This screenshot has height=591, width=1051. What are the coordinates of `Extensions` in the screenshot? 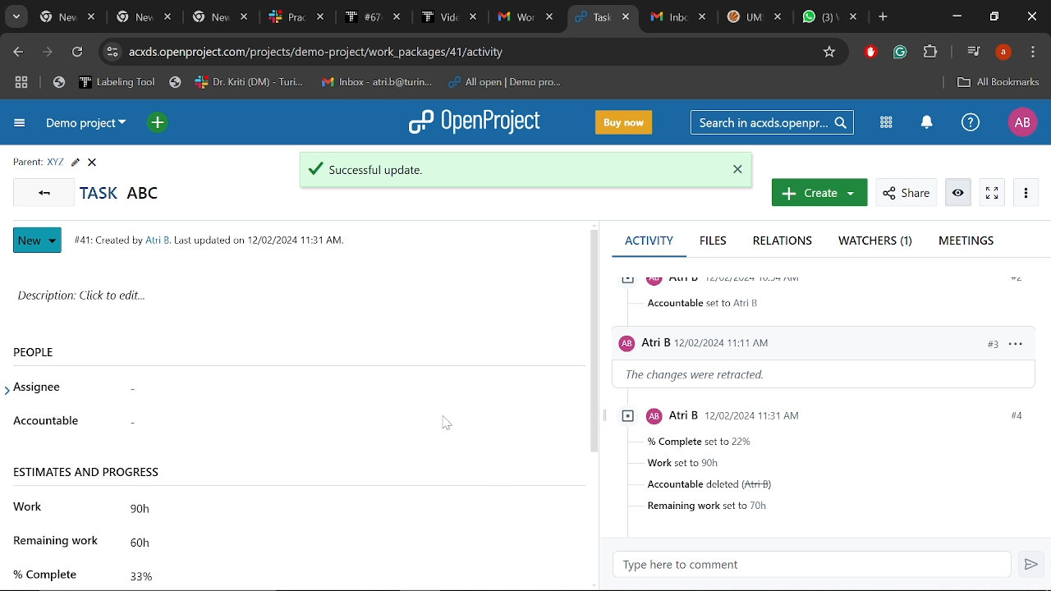 It's located at (932, 53).